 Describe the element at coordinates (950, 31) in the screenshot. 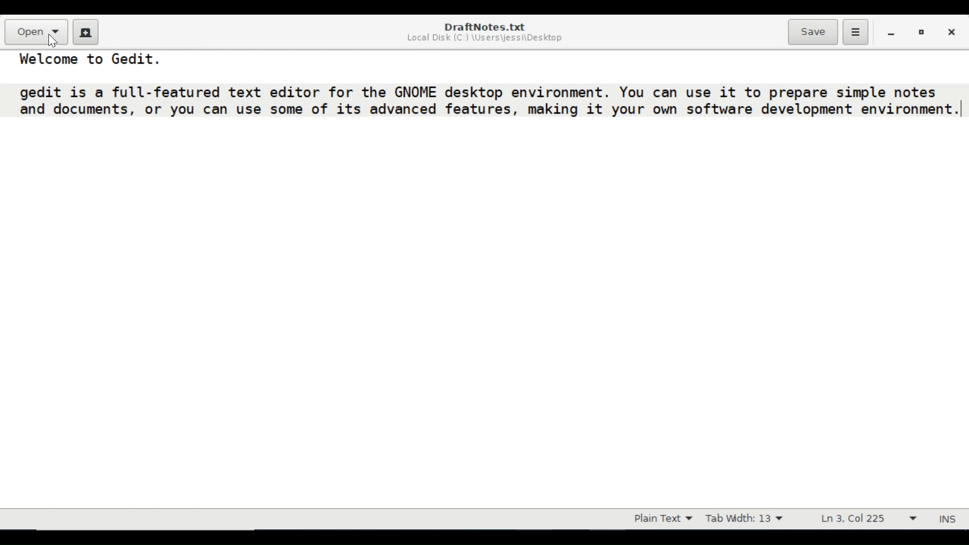

I see `Close` at that location.